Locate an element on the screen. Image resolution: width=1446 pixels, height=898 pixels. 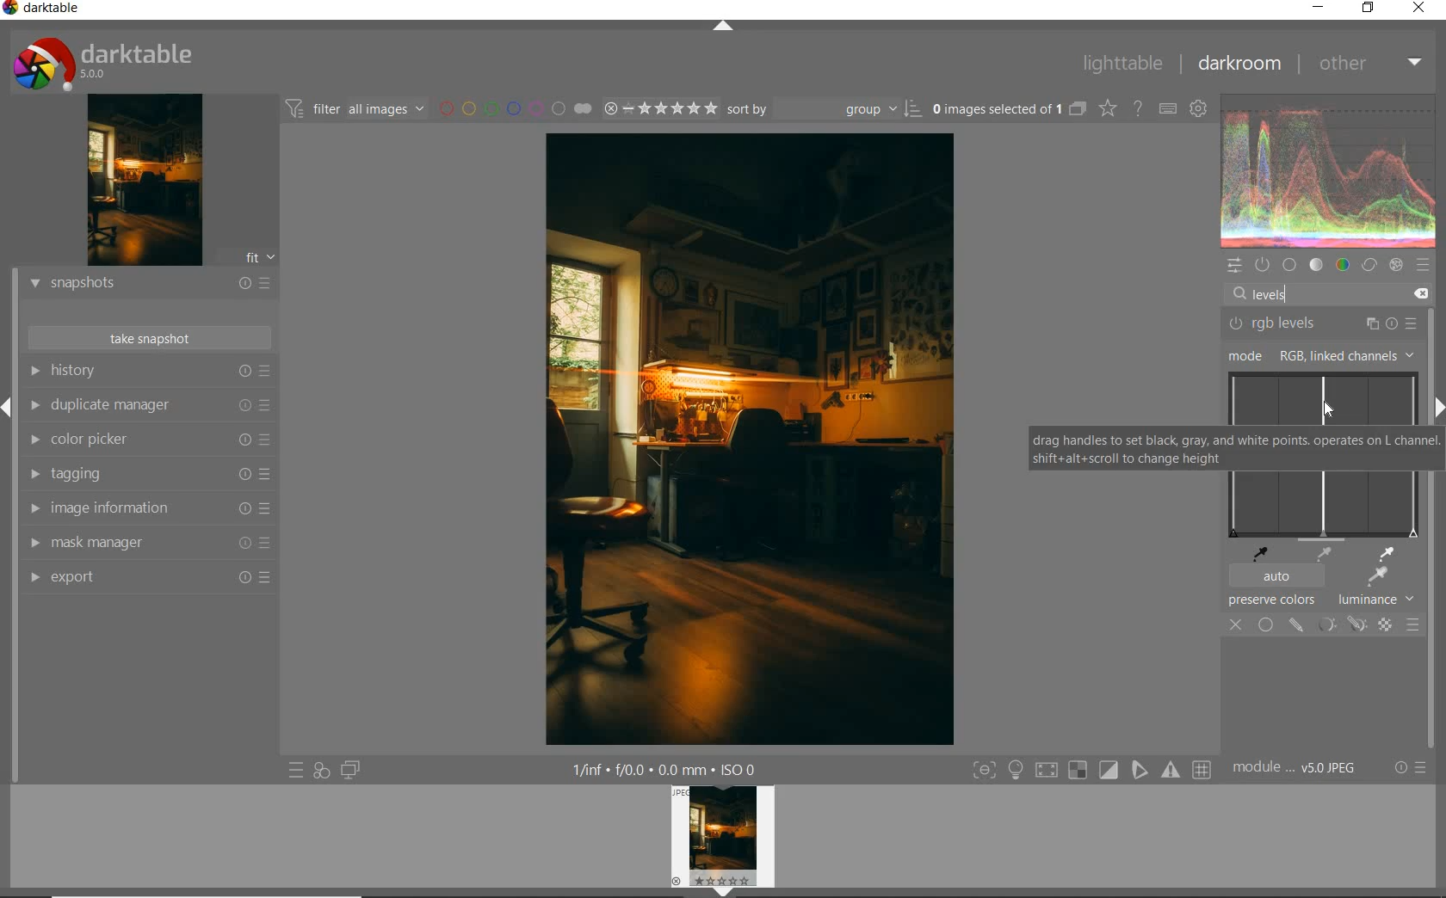
correct is located at coordinates (1369, 265).